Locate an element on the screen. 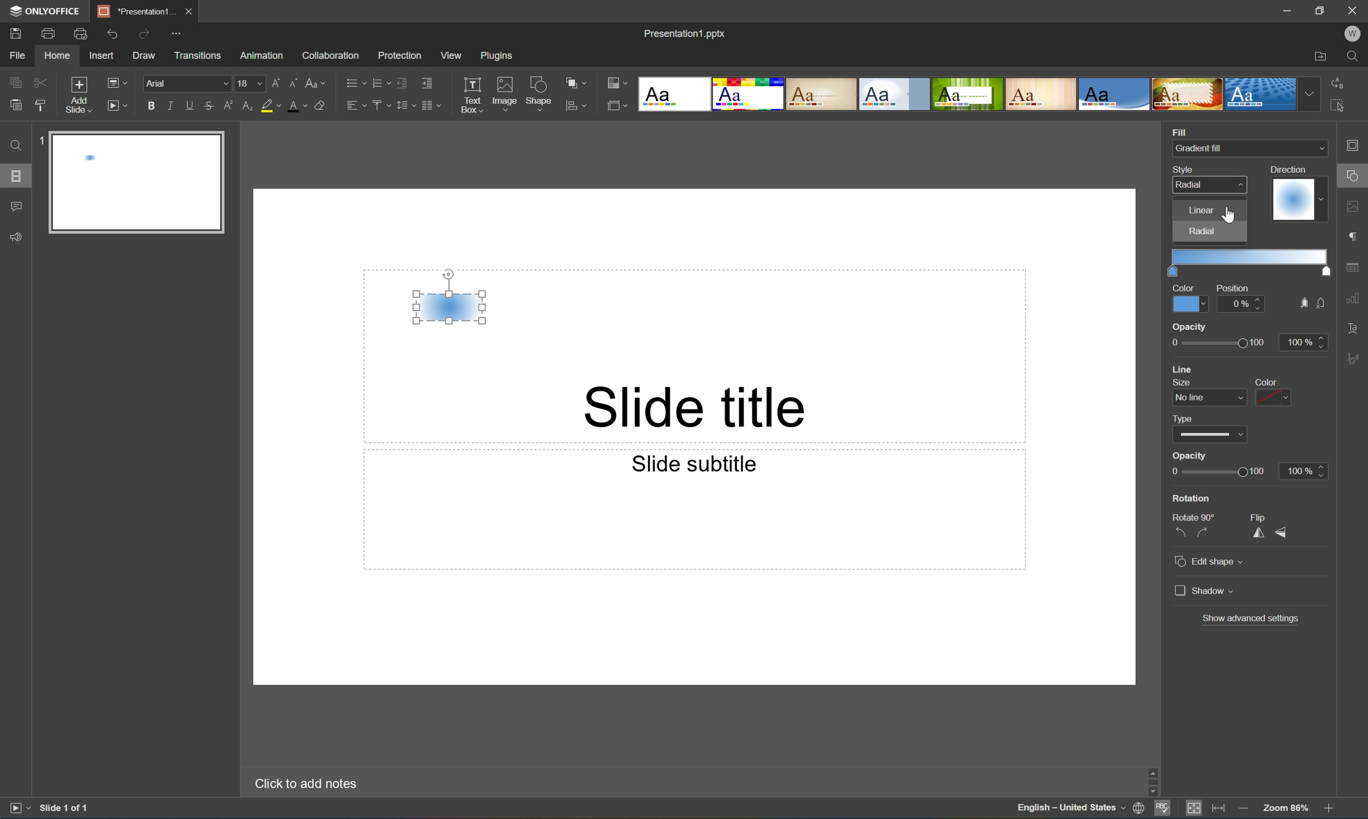 The image size is (1368, 819). English - United States is located at coordinates (1071, 809).